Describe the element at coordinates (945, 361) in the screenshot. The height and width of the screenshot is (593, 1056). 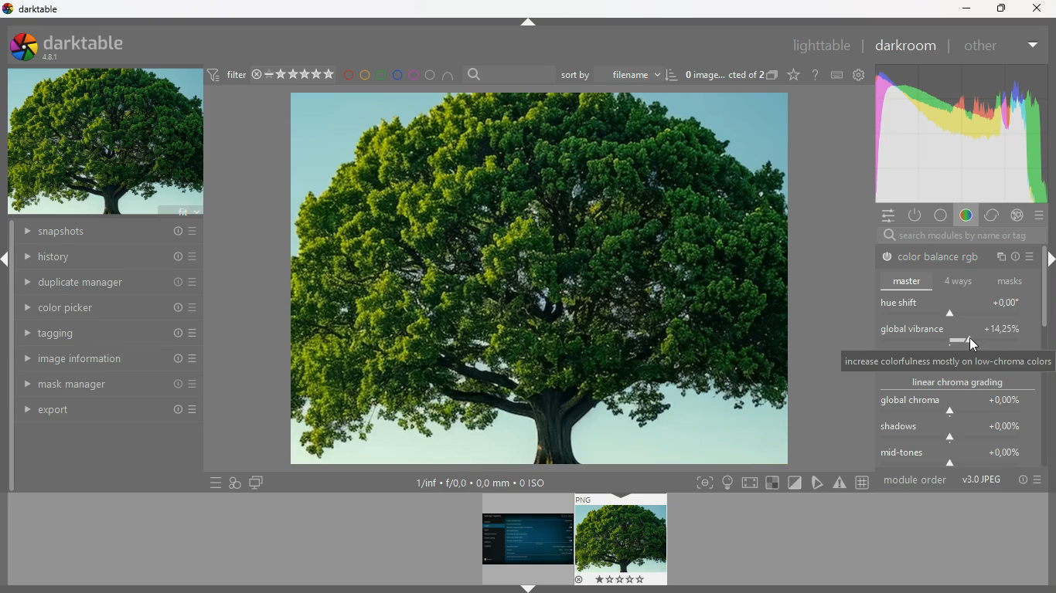
I see `message` at that location.